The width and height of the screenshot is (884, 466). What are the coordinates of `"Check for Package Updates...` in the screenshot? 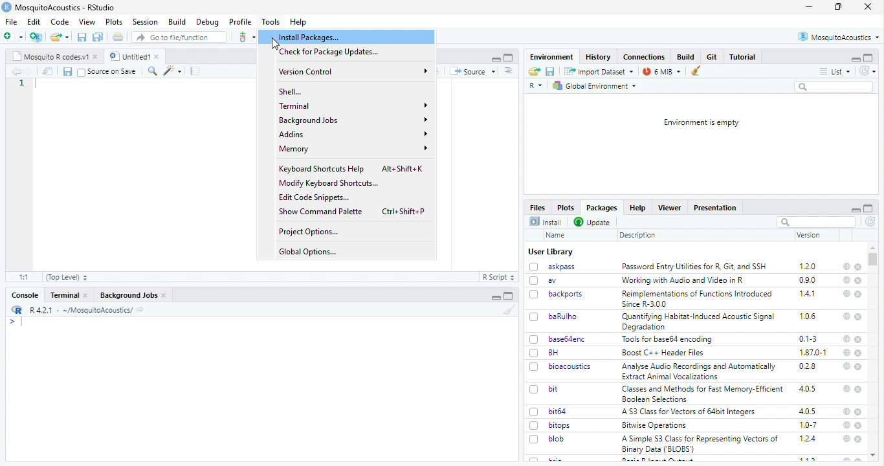 It's located at (332, 52).